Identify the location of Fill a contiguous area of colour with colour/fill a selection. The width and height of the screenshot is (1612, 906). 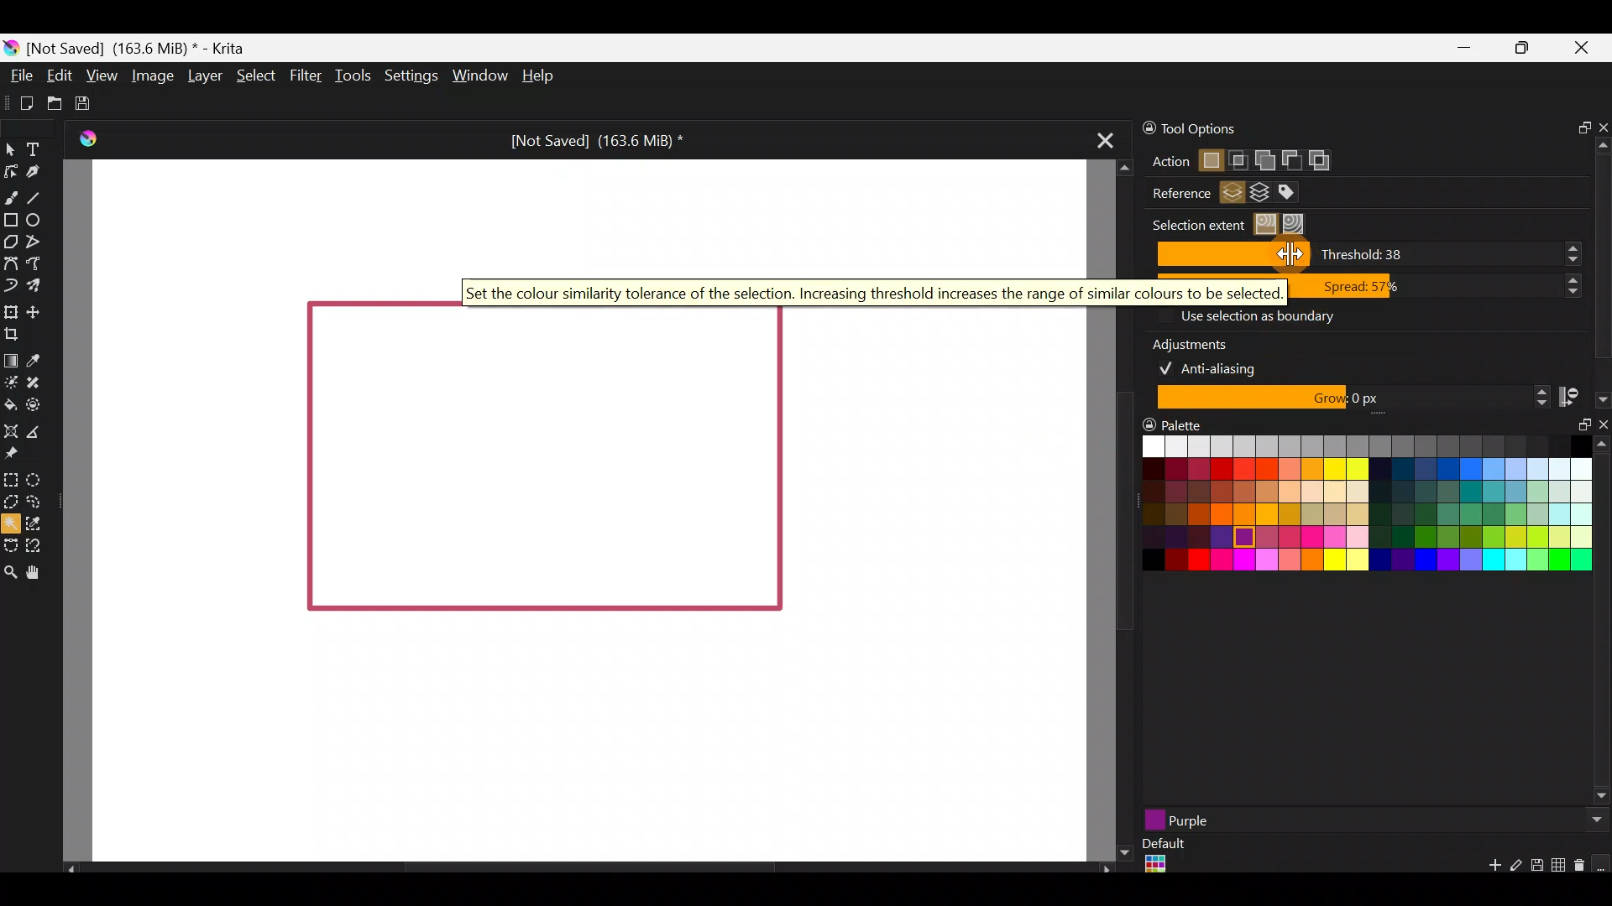
(10, 404).